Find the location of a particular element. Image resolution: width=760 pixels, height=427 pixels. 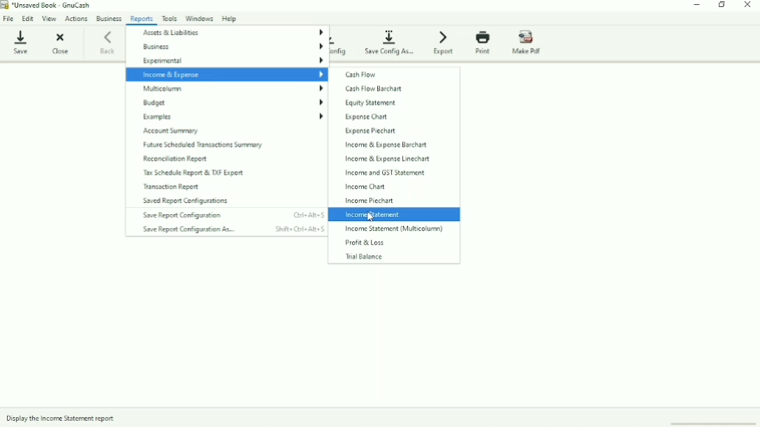

Income Statement (Multicolumn) is located at coordinates (394, 229).